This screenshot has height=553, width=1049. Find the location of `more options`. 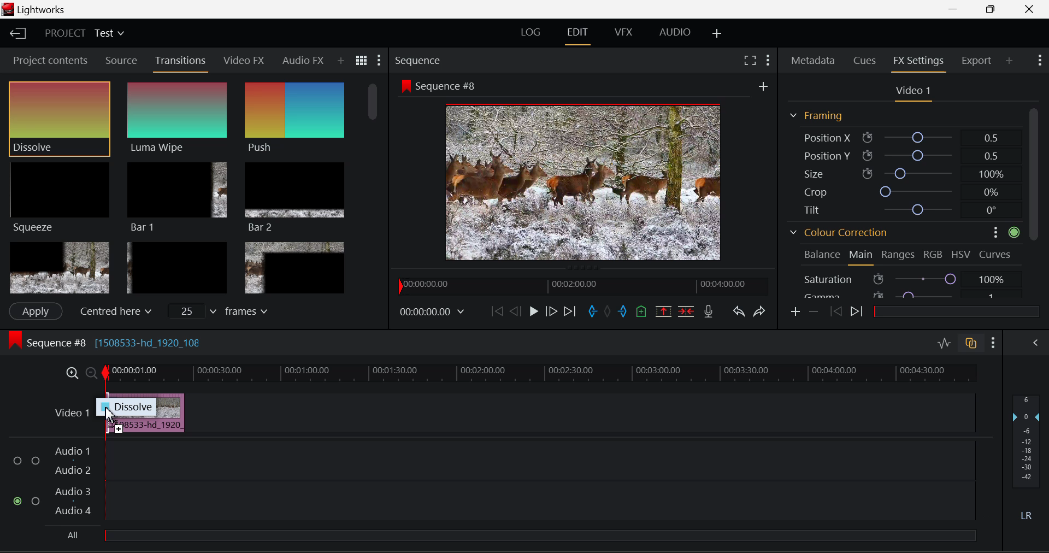

more options is located at coordinates (991, 232).